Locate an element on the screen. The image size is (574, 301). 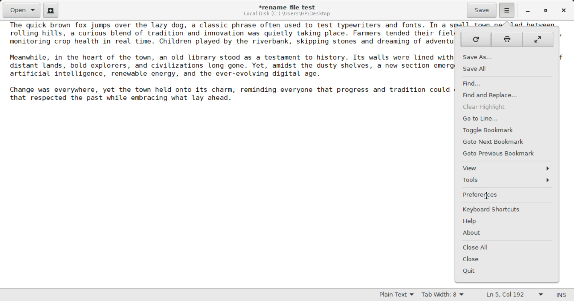
Refresh Page is located at coordinates (475, 39).